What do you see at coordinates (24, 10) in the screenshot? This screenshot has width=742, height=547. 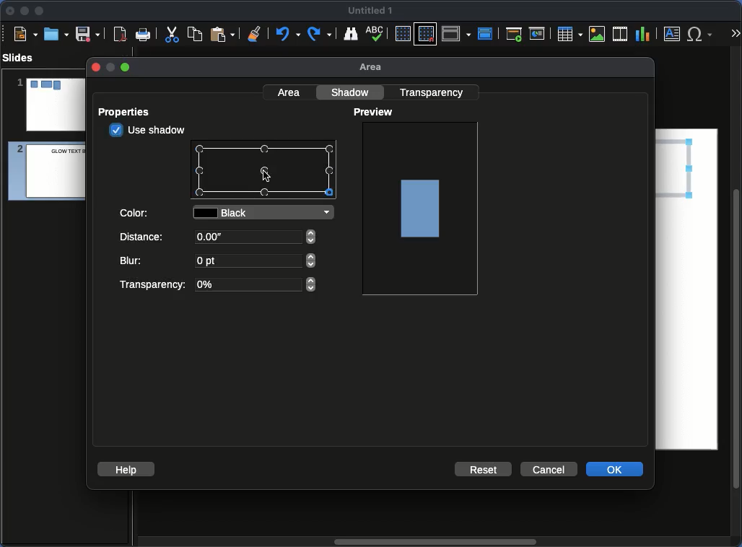 I see `Minimize` at bounding box center [24, 10].